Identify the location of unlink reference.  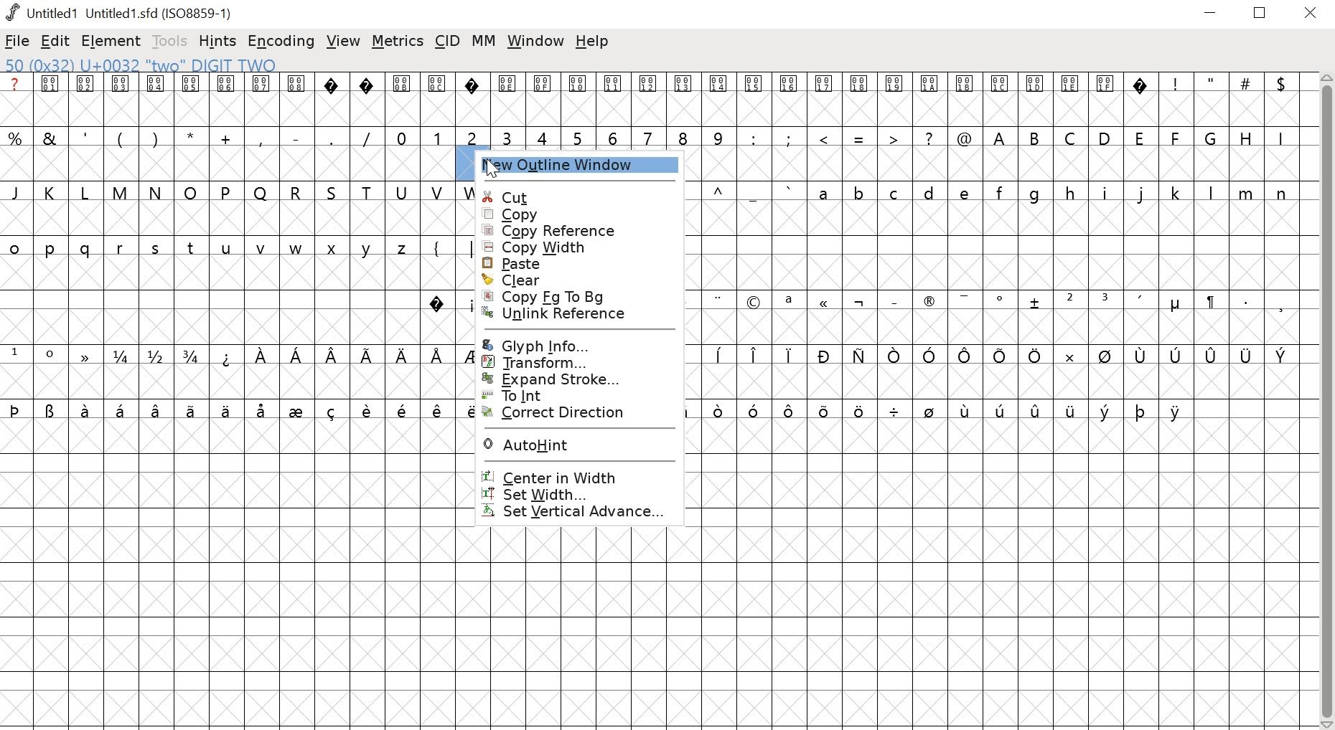
(573, 314).